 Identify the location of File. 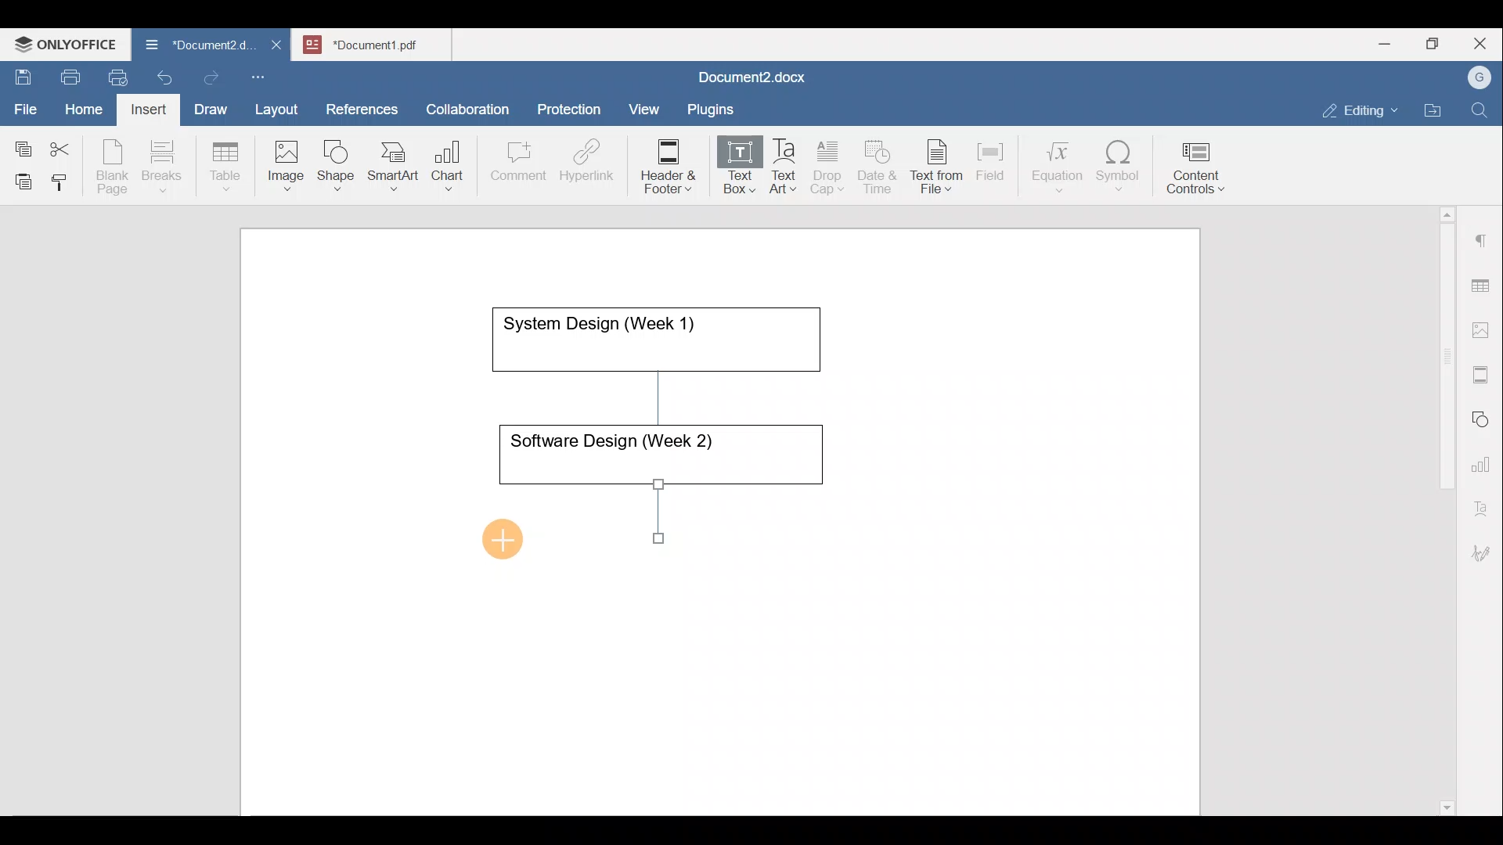
(27, 104).